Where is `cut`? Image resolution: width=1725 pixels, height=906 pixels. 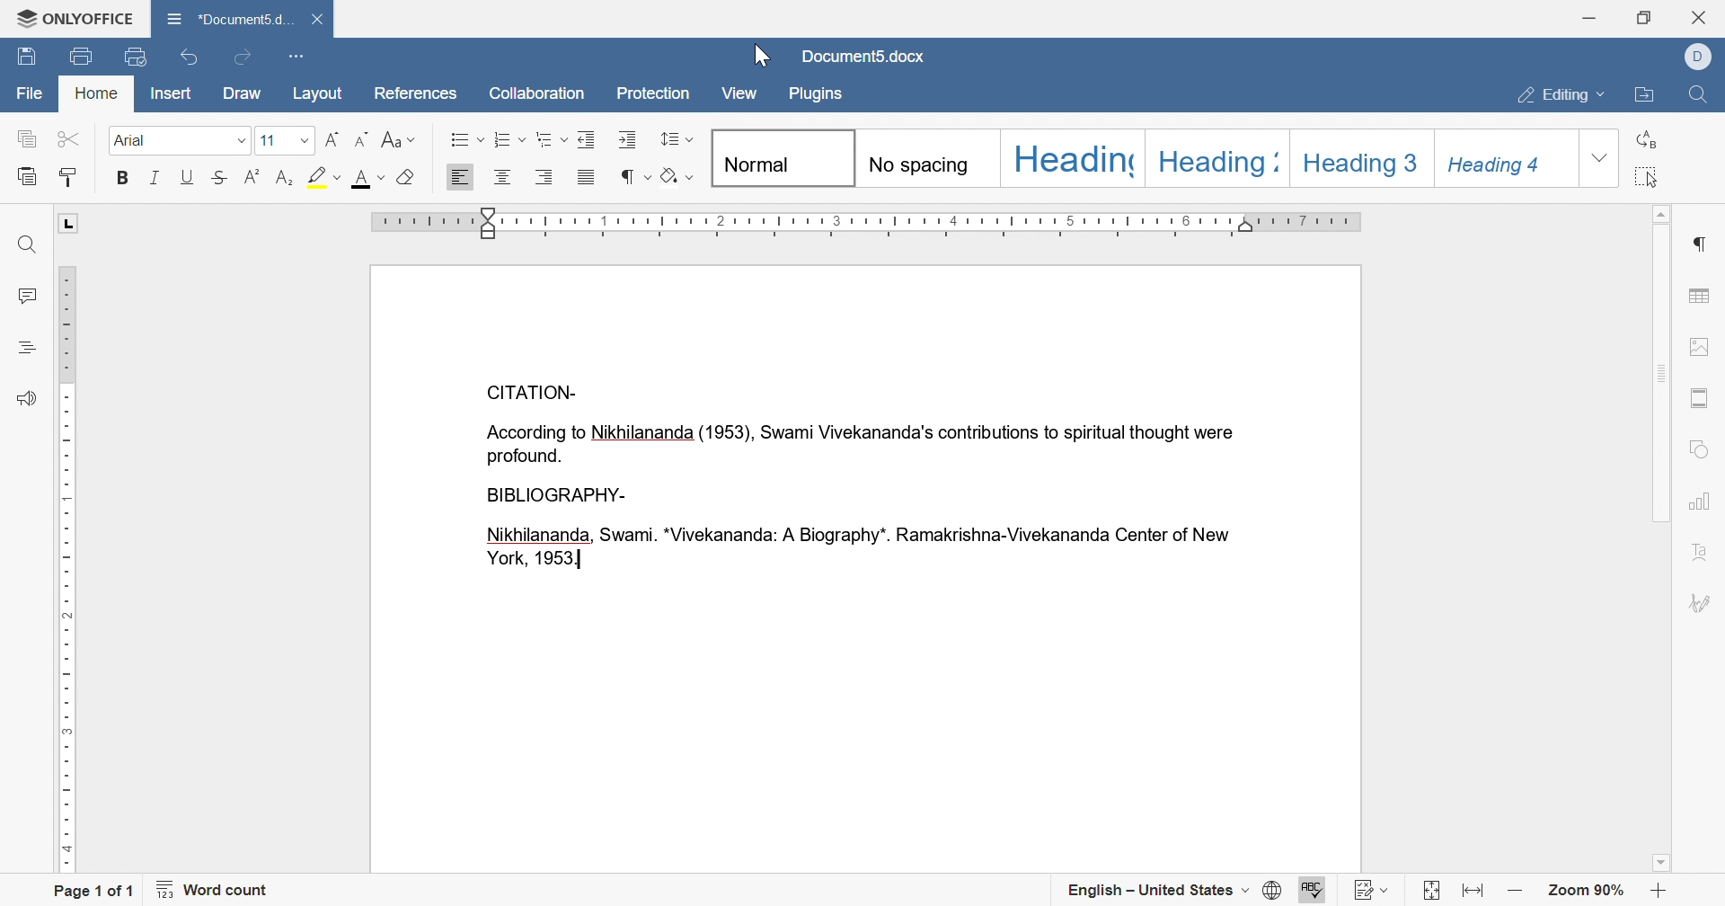 cut is located at coordinates (72, 138).